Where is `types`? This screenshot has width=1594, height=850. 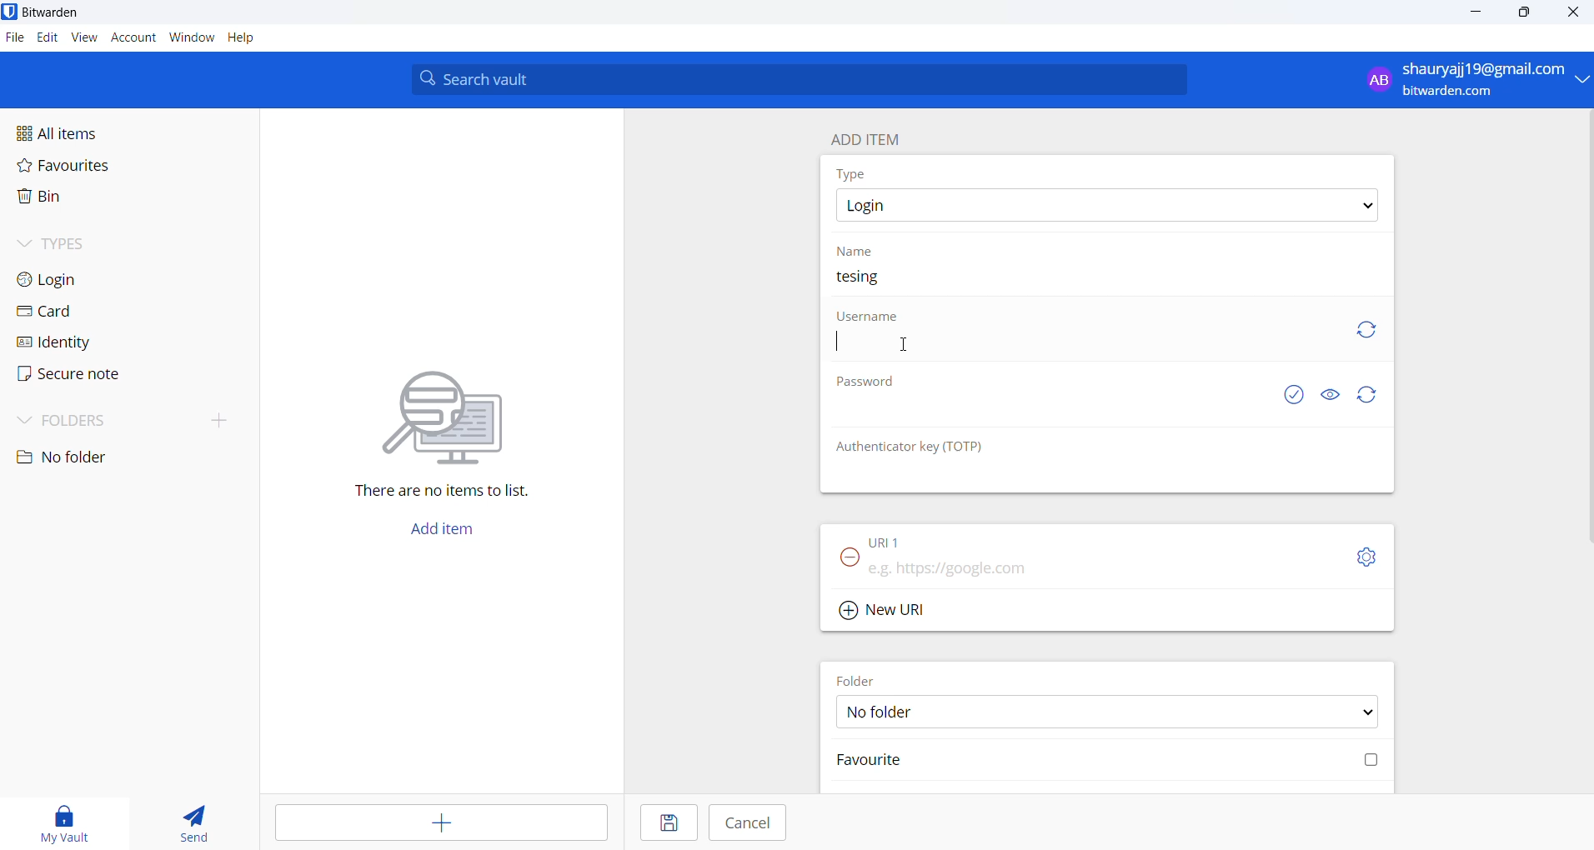
types is located at coordinates (103, 249).